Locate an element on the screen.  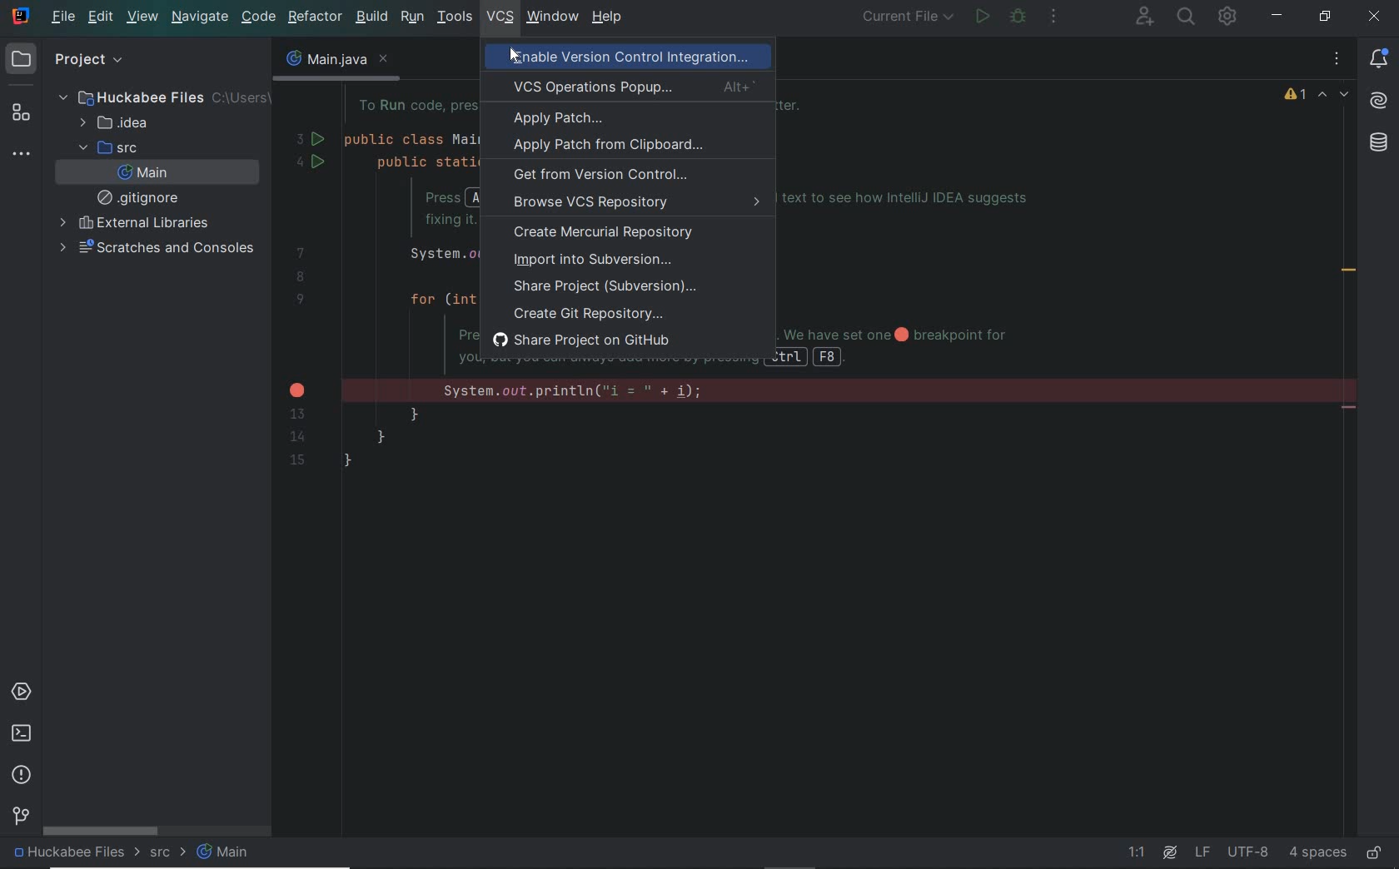
apply patch is located at coordinates (560, 119).